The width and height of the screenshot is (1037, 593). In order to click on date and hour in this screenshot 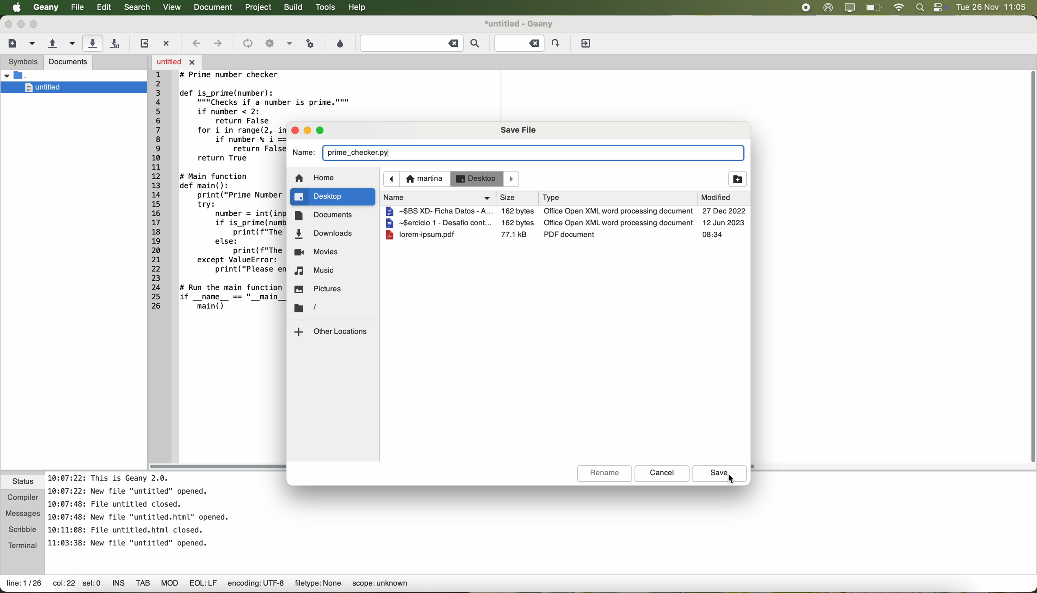, I will do `click(995, 7)`.